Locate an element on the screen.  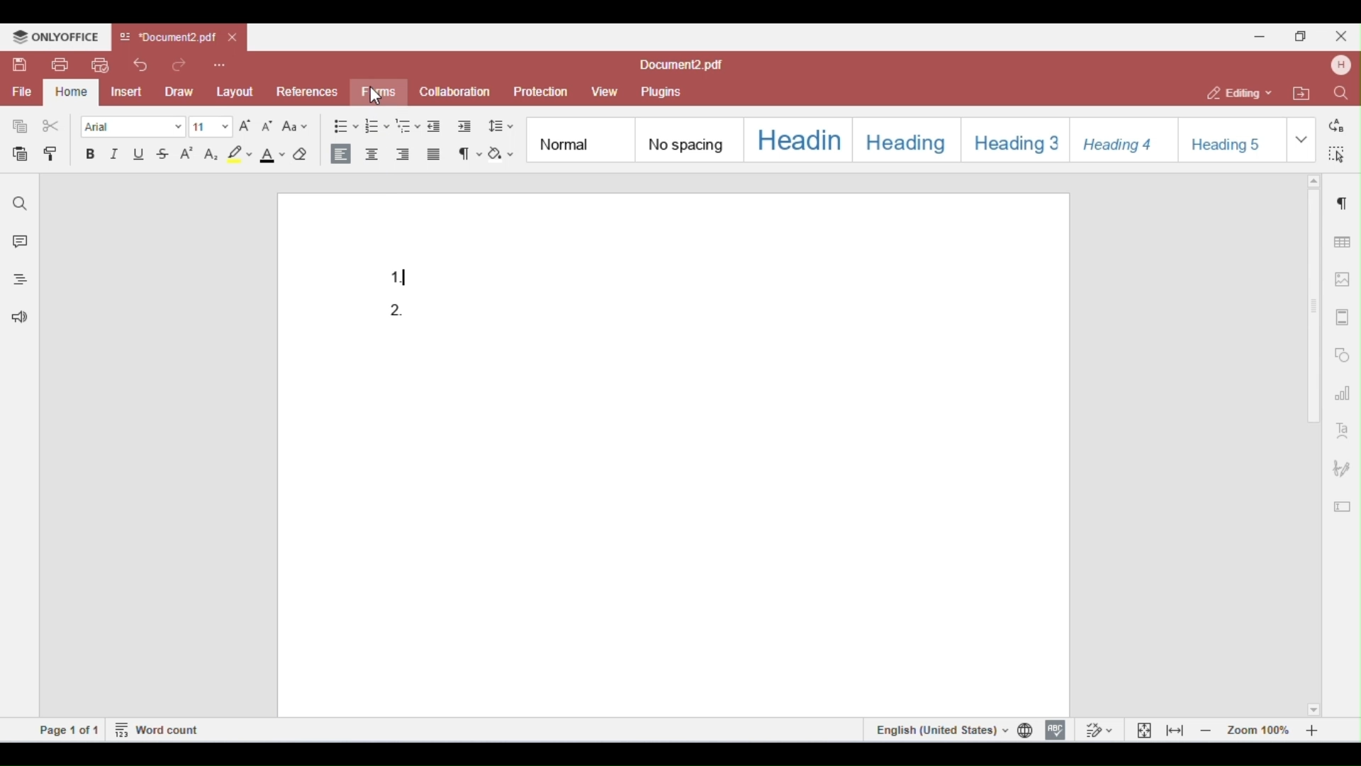
heading is located at coordinates (902, 138).